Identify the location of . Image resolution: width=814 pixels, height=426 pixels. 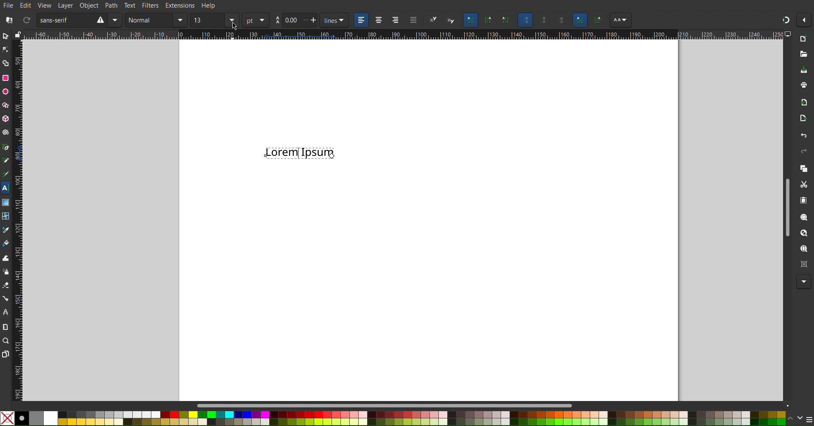
(598, 20).